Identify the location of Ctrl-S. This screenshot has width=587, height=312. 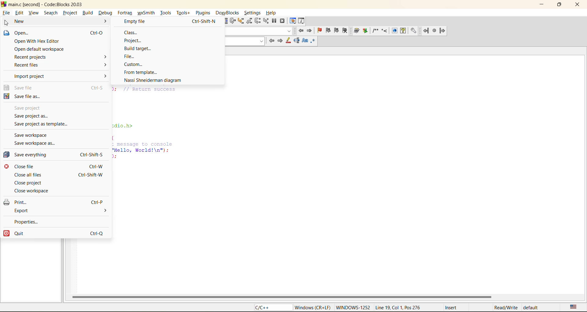
(95, 87).